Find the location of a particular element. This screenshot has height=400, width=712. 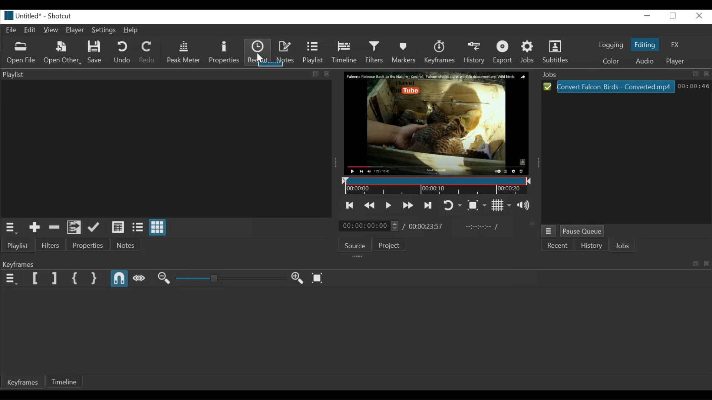

Redo is located at coordinates (147, 52).